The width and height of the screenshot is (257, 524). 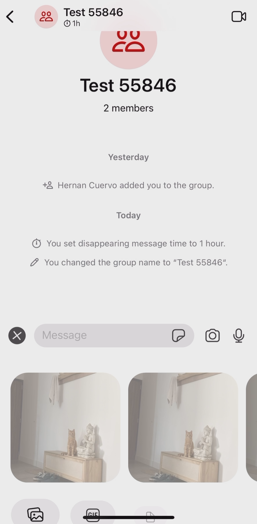 I want to click on Yesterday, so click(x=128, y=156).